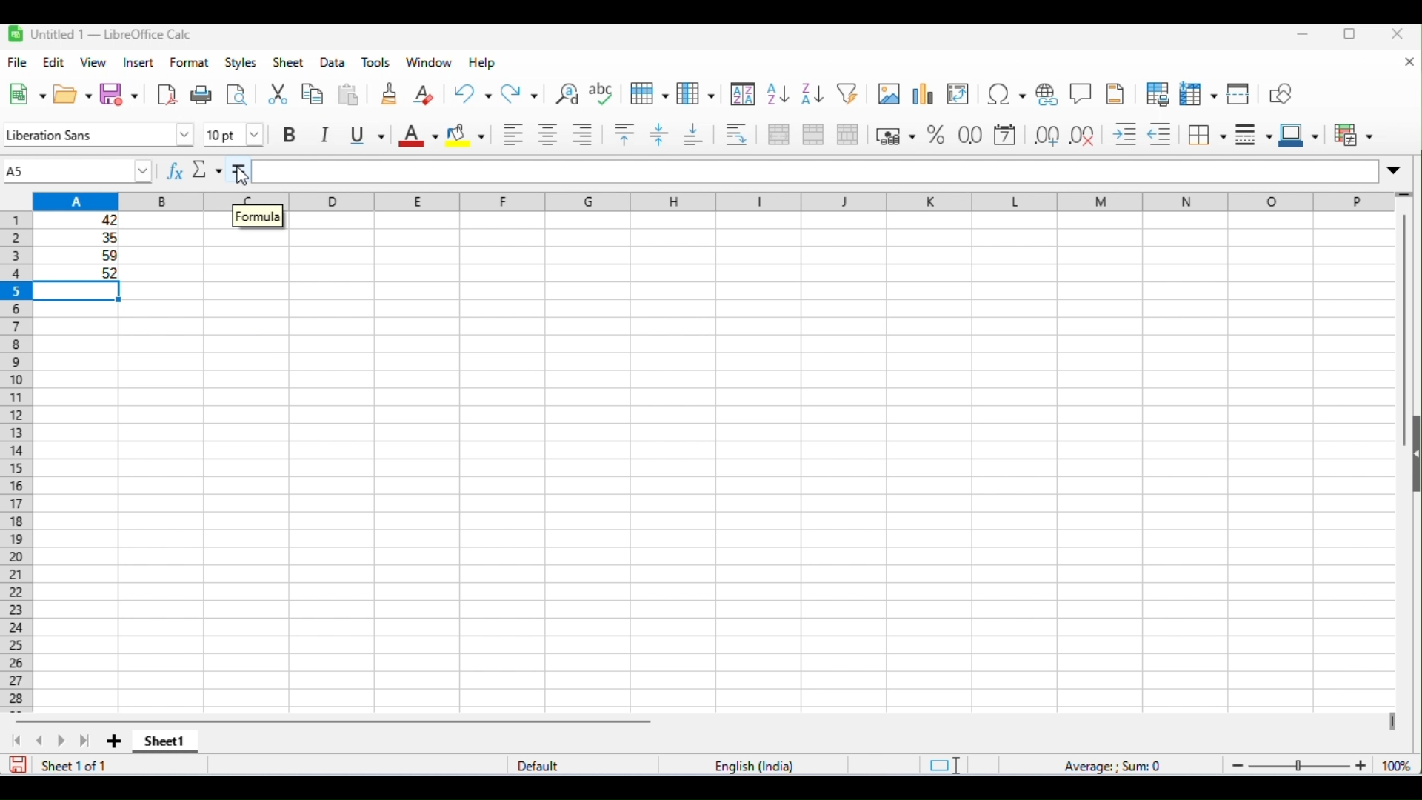 The width and height of the screenshot is (1422, 800). I want to click on cut, so click(280, 95).